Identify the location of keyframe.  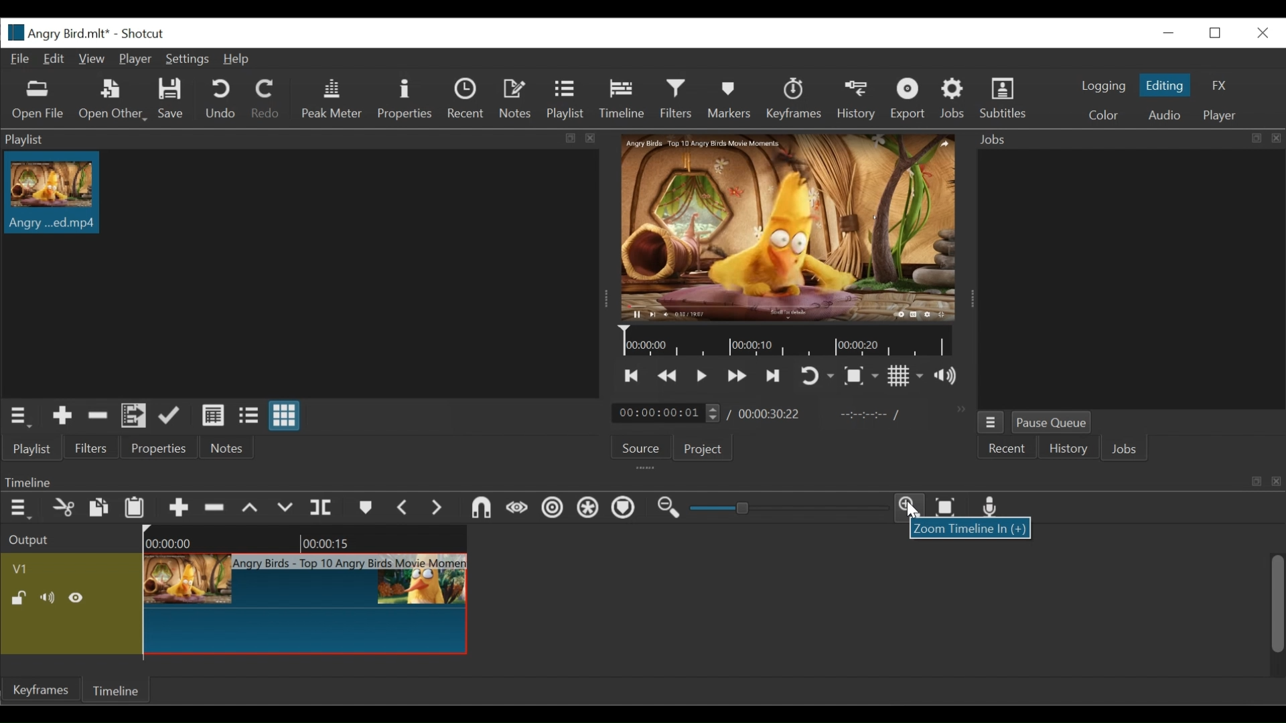
(44, 692).